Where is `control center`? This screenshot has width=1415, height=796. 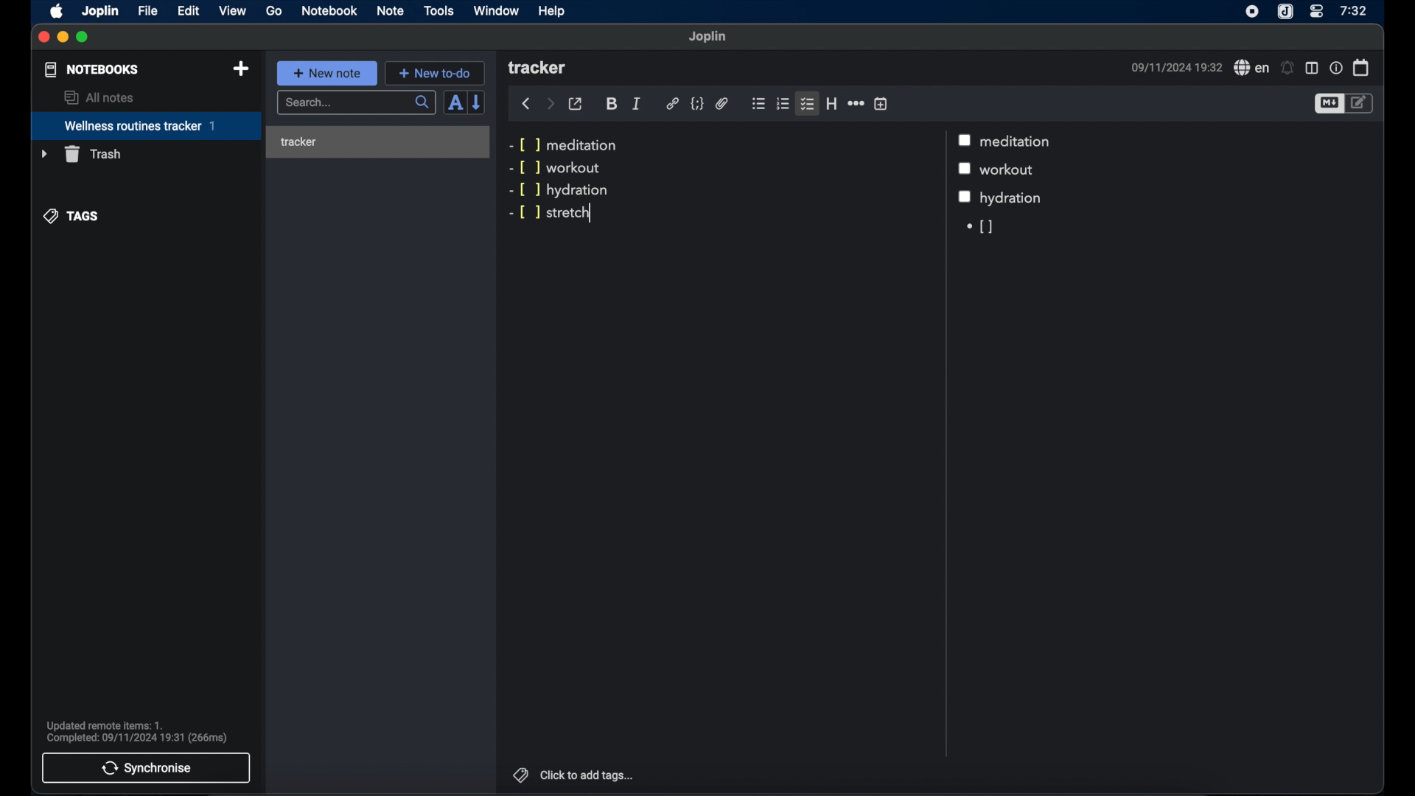
control center is located at coordinates (1317, 12).